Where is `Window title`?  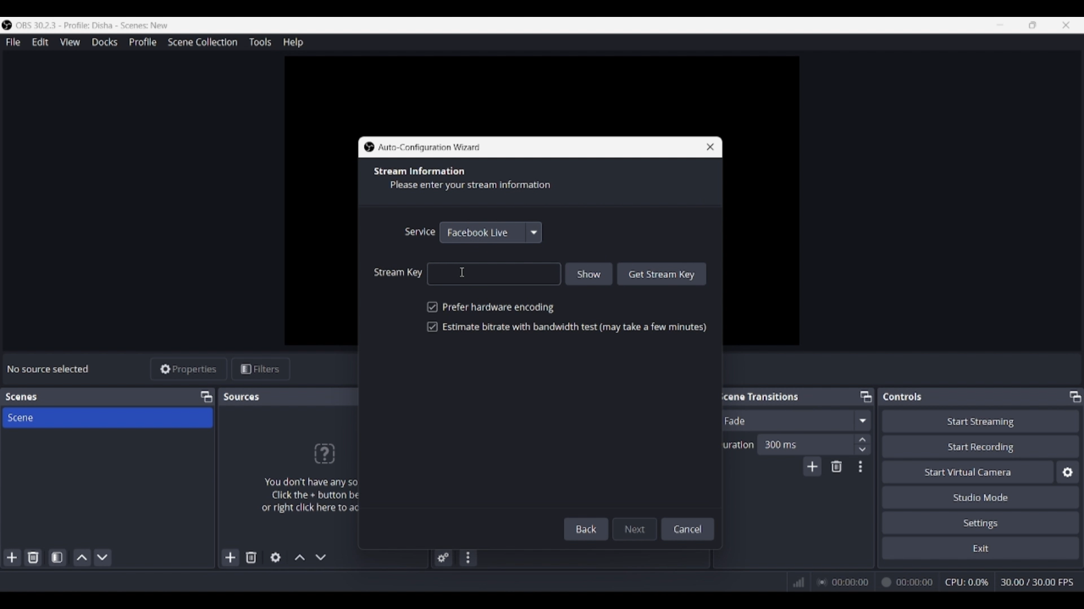 Window title is located at coordinates (430, 148).